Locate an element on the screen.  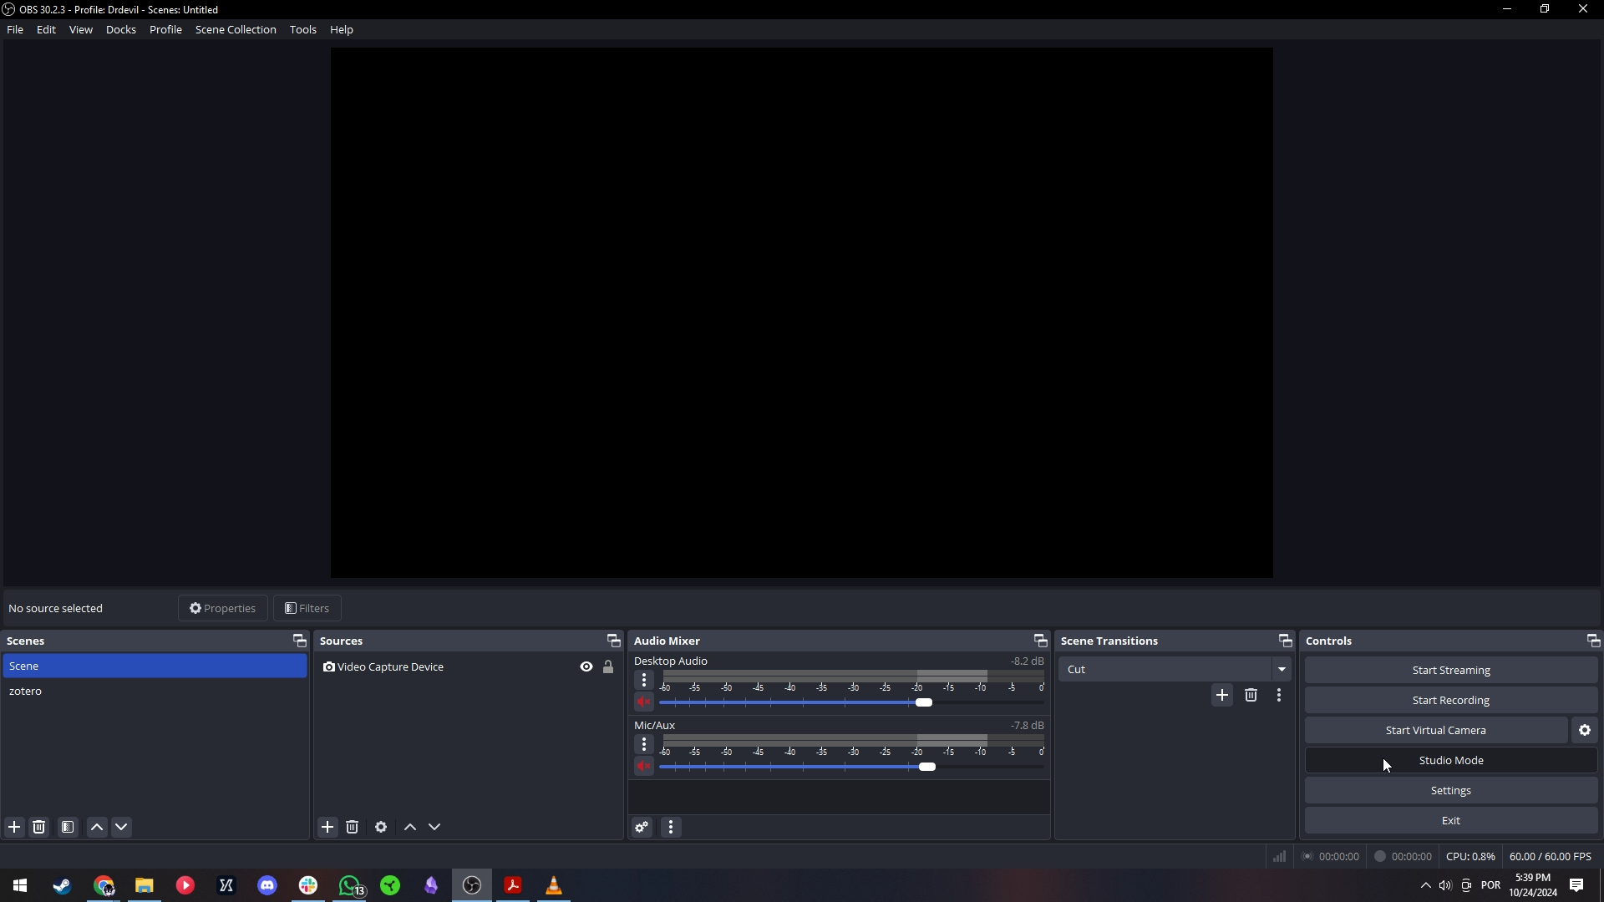
Add scene is located at coordinates (16, 829).